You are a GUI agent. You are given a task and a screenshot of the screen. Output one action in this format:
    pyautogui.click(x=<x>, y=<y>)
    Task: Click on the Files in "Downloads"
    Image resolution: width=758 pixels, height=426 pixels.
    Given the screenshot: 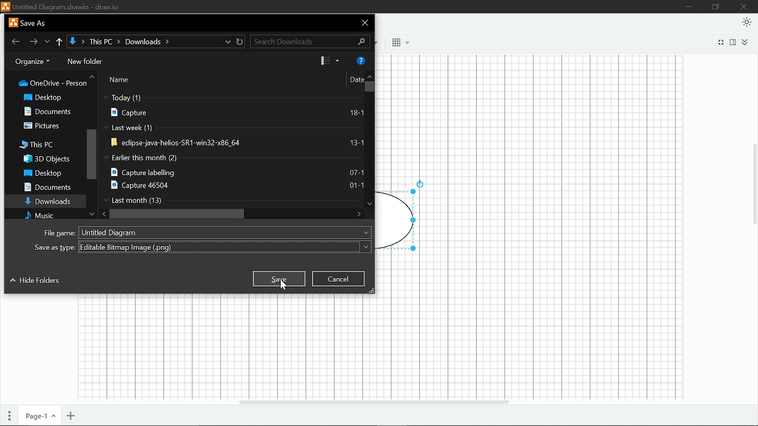 What is the action you would take?
    pyautogui.click(x=232, y=150)
    